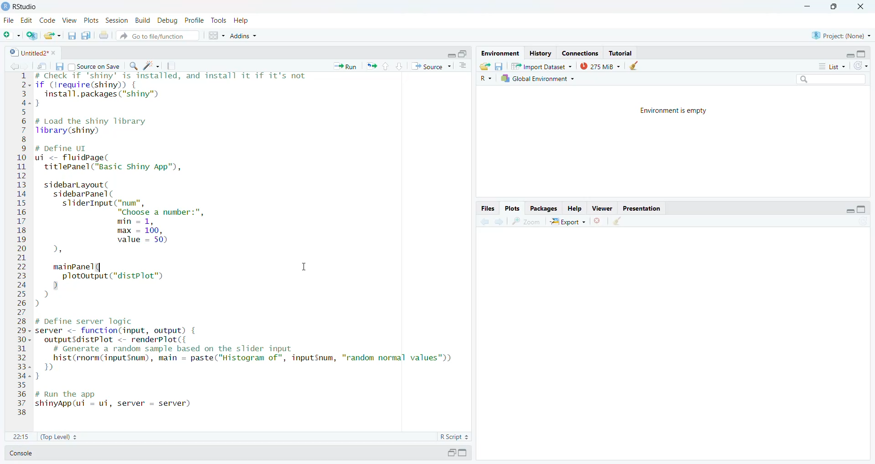  What do you see at coordinates (807, 6) in the screenshot?
I see `minimize` at bounding box center [807, 6].